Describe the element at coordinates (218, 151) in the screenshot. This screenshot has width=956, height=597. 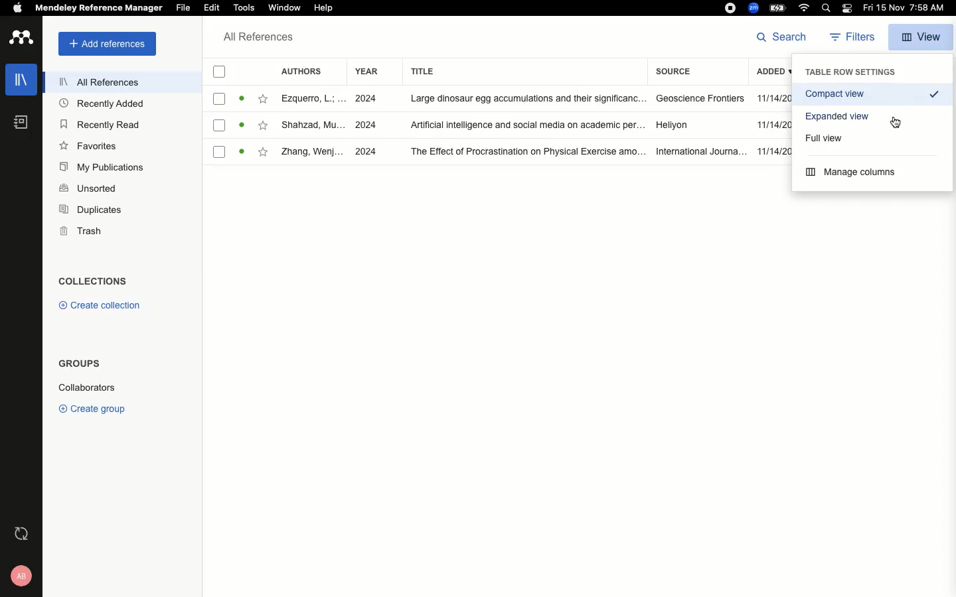
I see `Checkbox` at that location.